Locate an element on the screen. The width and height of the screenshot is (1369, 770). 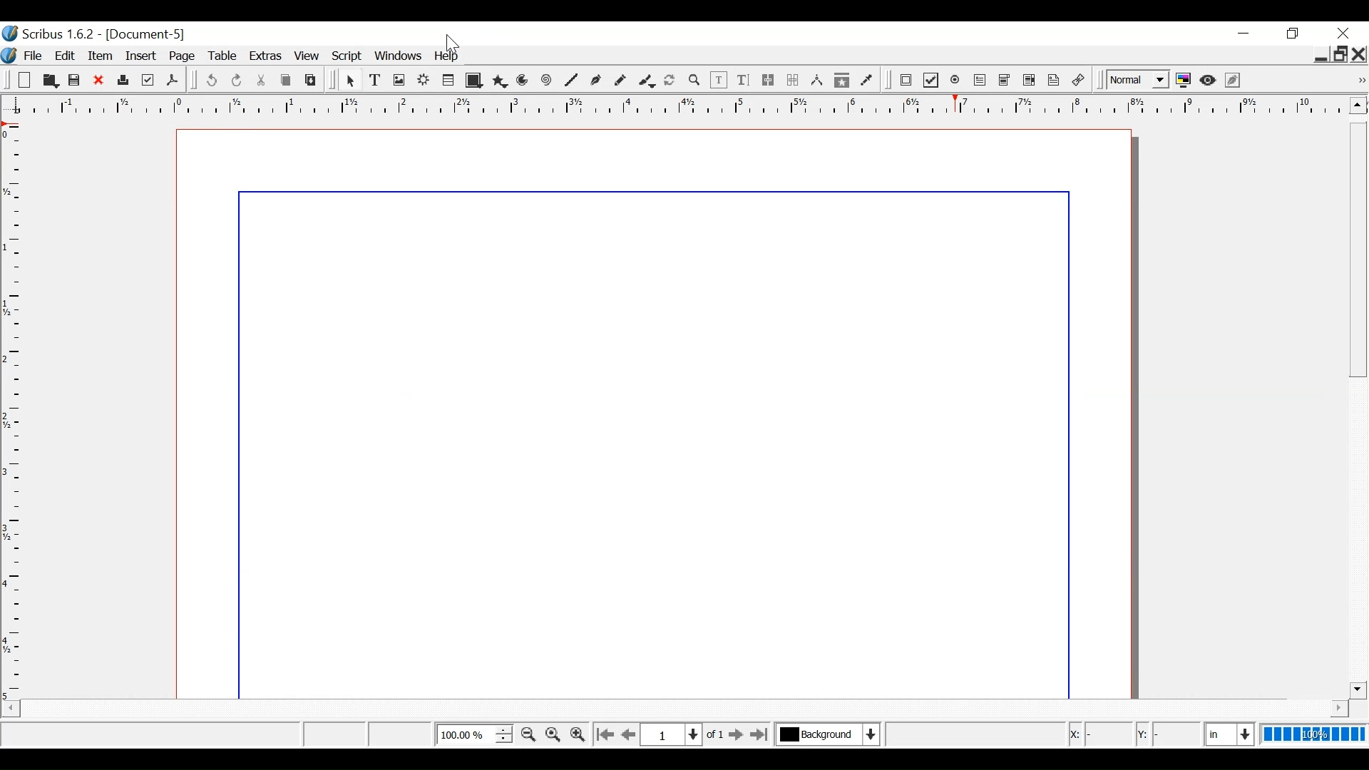
PDF push button is located at coordinates (906, 80).